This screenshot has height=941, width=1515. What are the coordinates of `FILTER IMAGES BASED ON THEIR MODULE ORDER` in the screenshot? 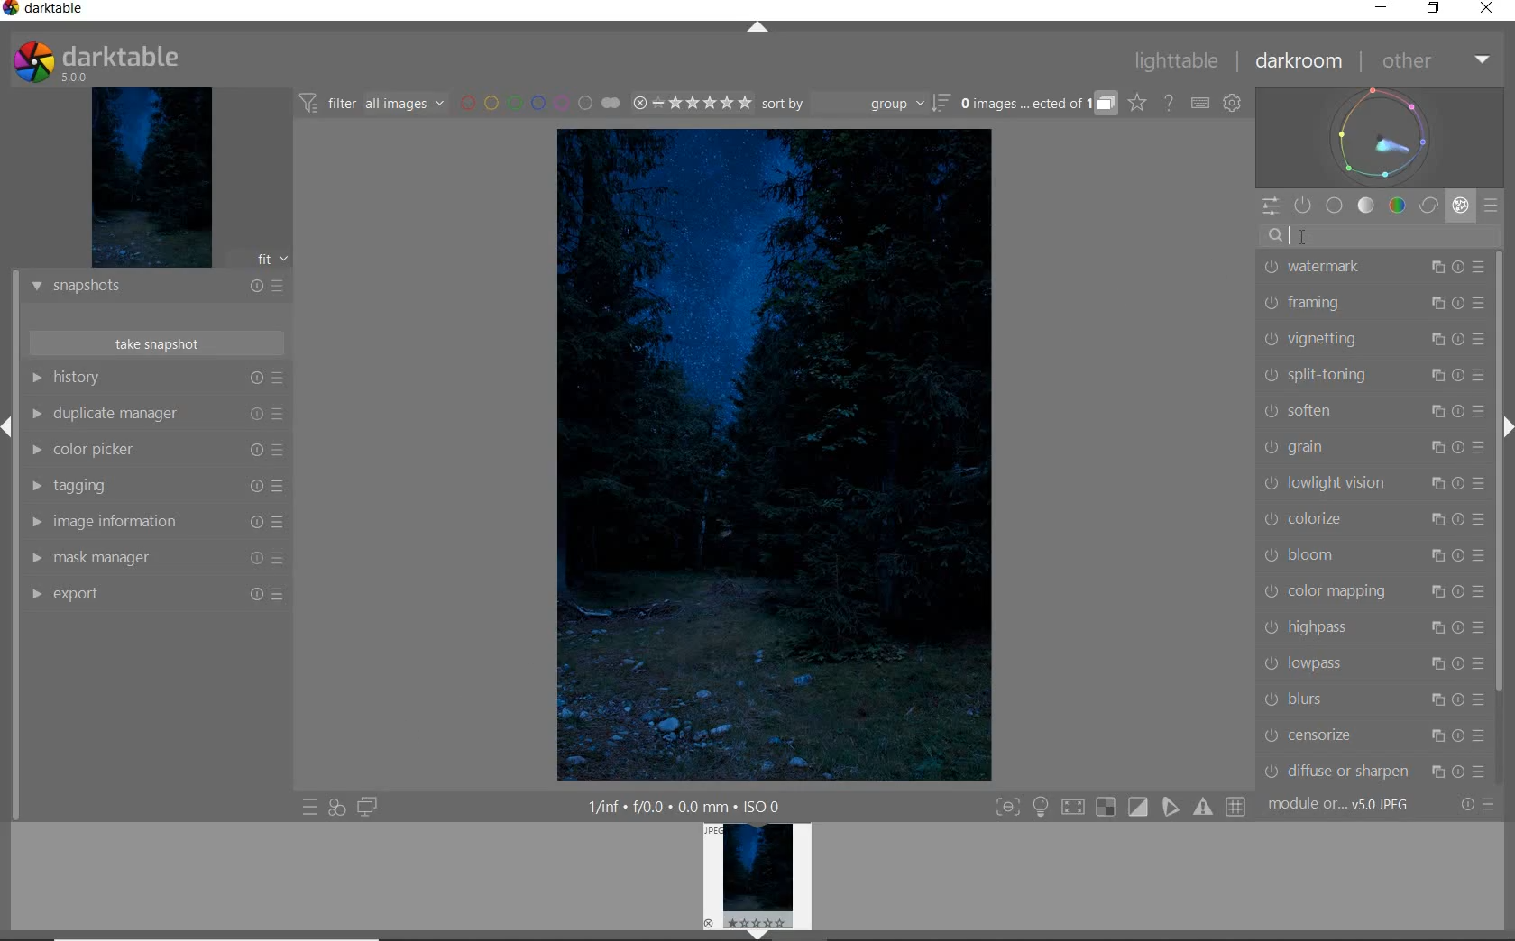 It's located at (374, 105).